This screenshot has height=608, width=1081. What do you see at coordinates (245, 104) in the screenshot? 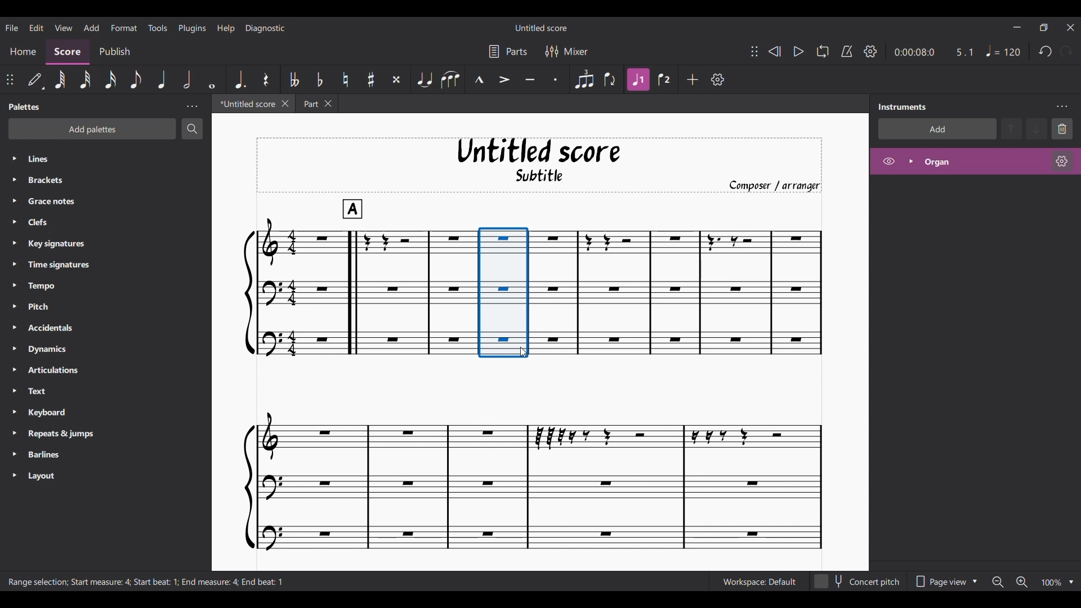
I see `Untitled tab` at bounding box center [245, 104].